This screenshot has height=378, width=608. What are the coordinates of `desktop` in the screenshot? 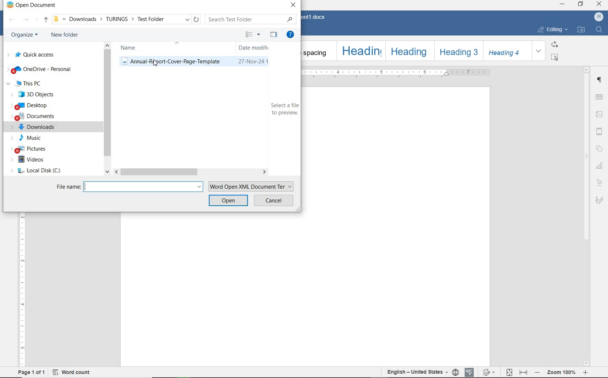 It's located at (34, 106).